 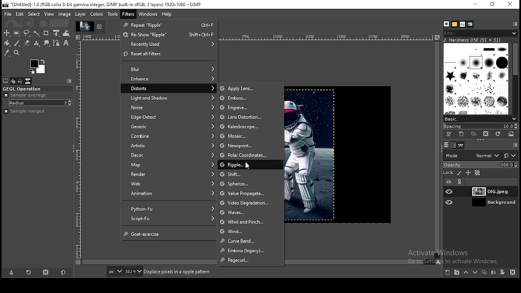 What do you see at coordinates (245, 146) in the screenshot?
I see `newsprint` at bounding box center [245, 146].